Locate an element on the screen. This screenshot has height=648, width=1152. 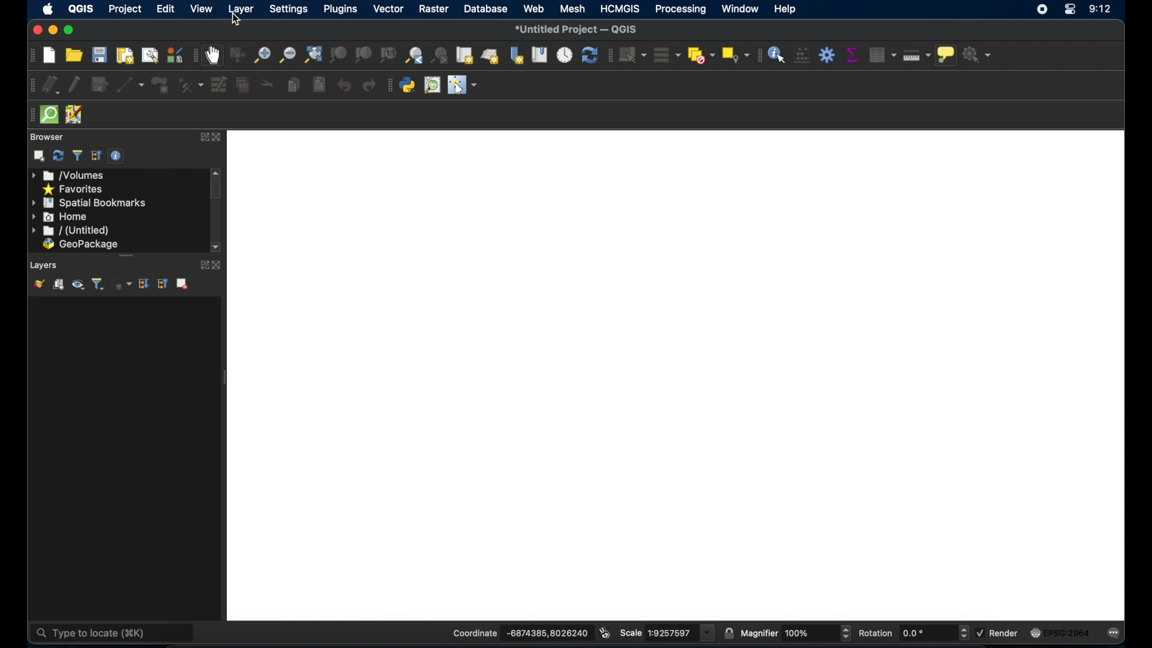
map navigation toolbar is located at coordinates (194, 57).